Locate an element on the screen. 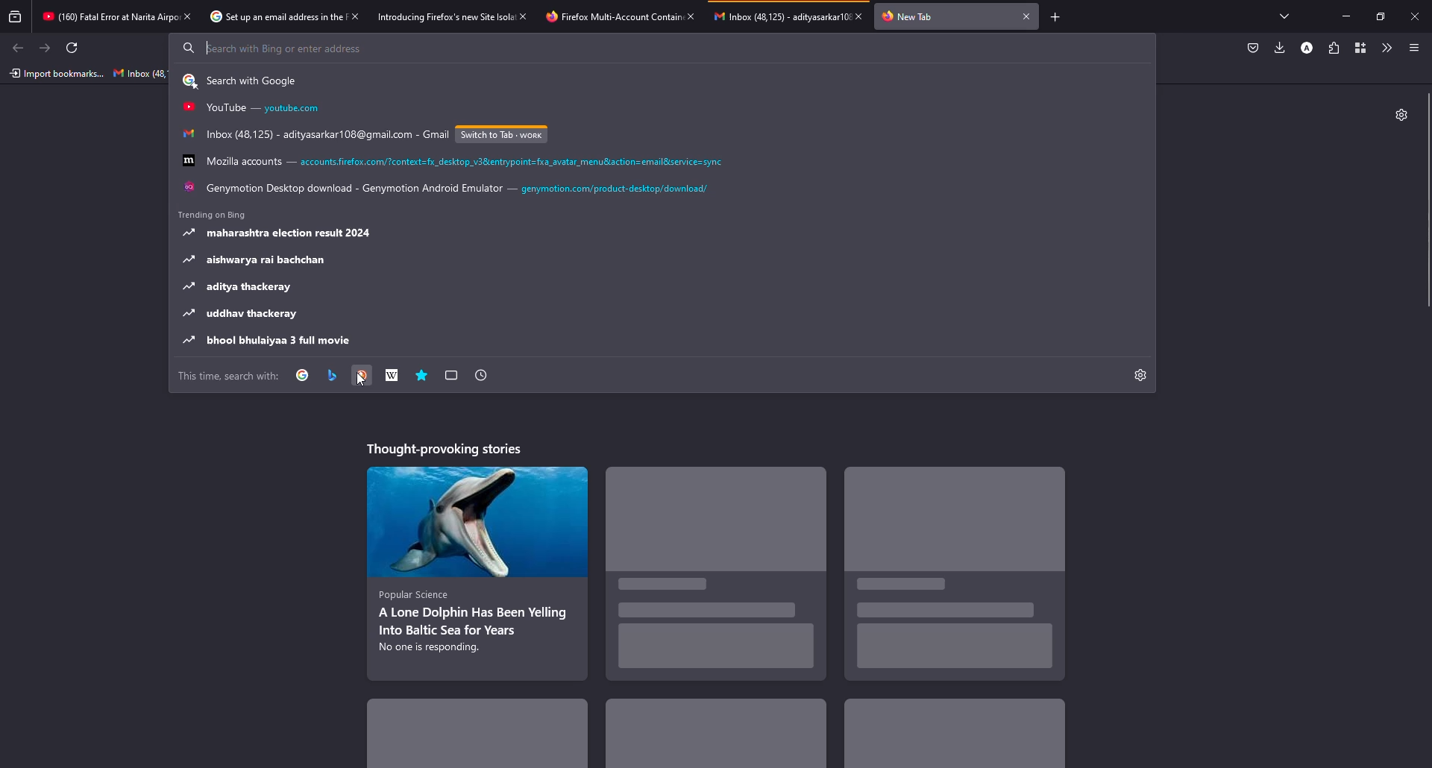  tab is located at coordinates (103, 14).